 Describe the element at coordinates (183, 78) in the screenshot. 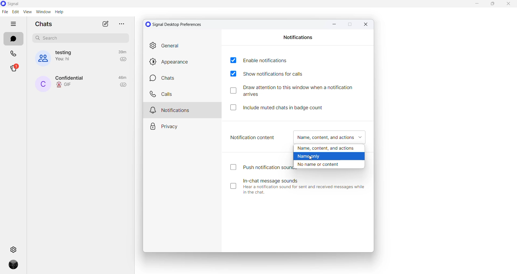

I see `chats` at that location.